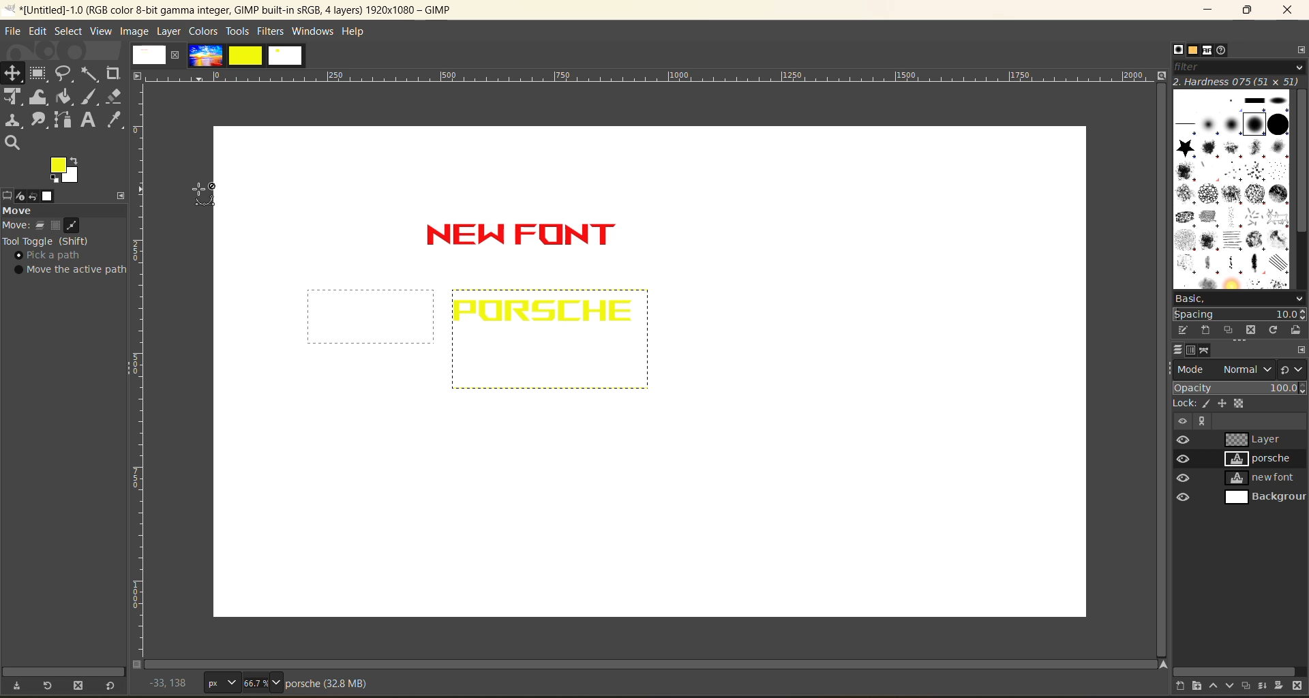 The width and height of the screenshot is (1309, 698). Describe the element at coordinates (13, 74) in the screenshot. I see `position` at that location.